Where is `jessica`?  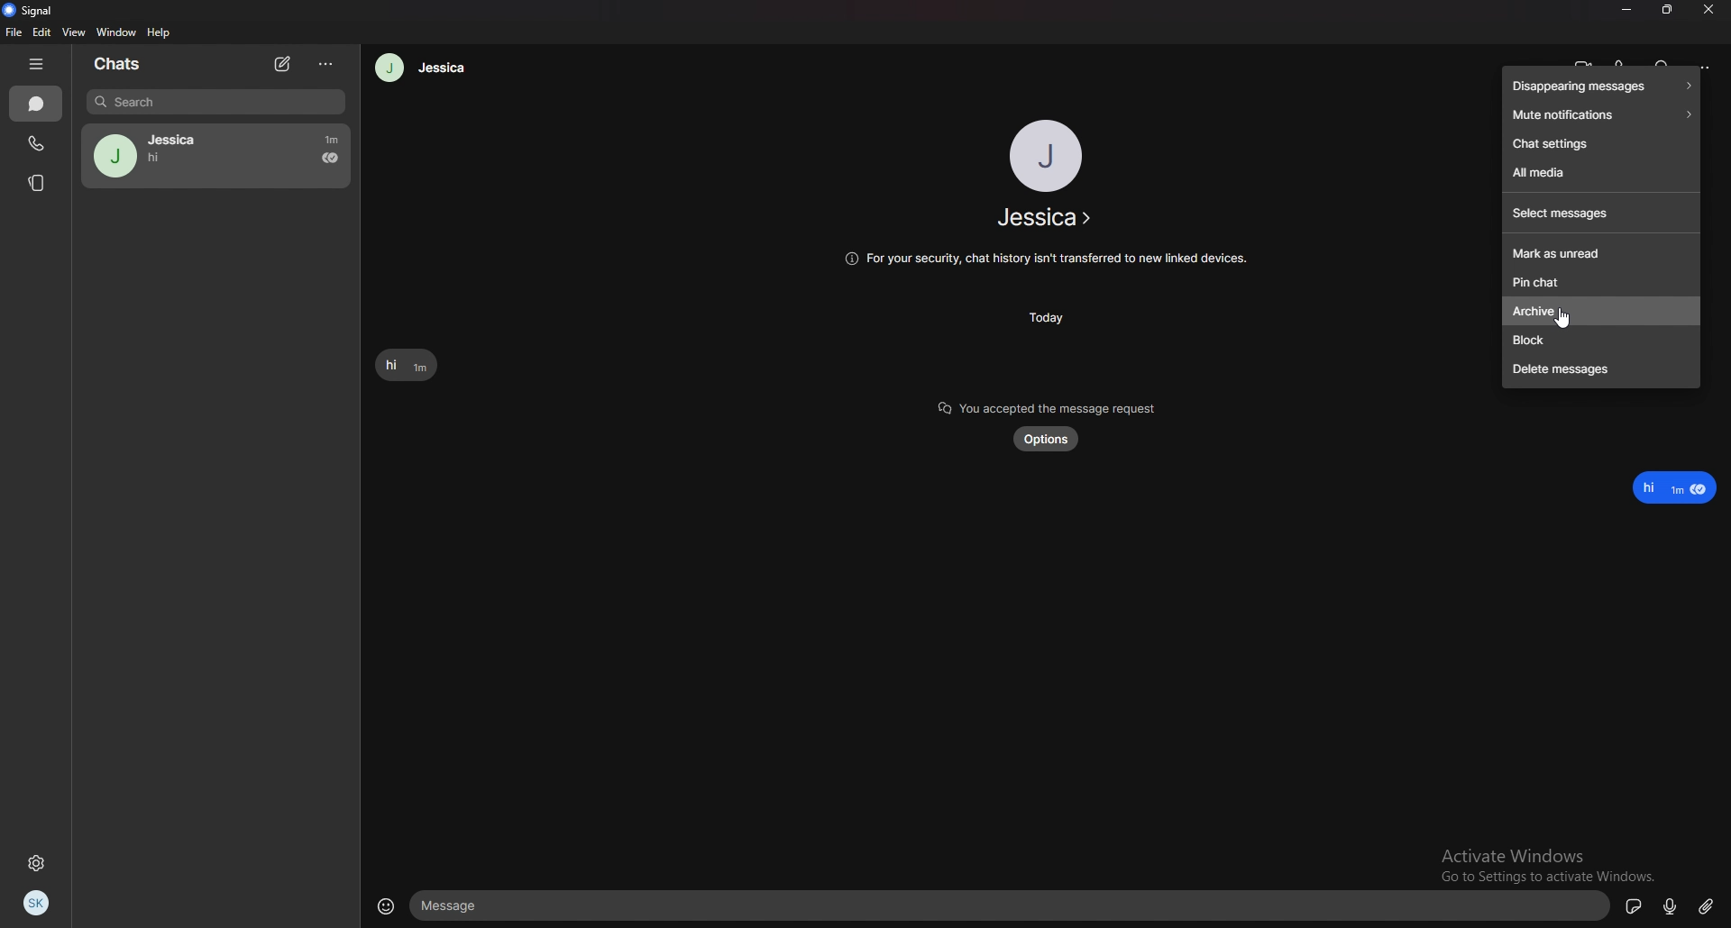 jessica is located at coordinates (216, 156).